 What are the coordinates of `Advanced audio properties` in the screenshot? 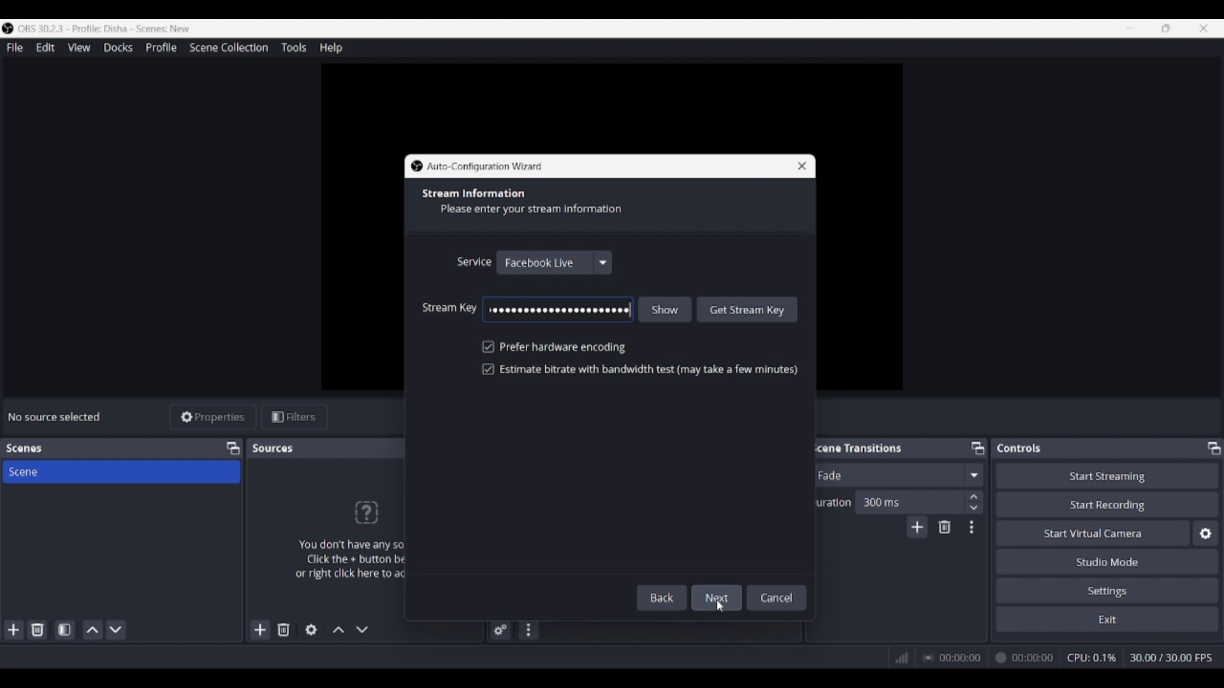 It's located at (500, 630).